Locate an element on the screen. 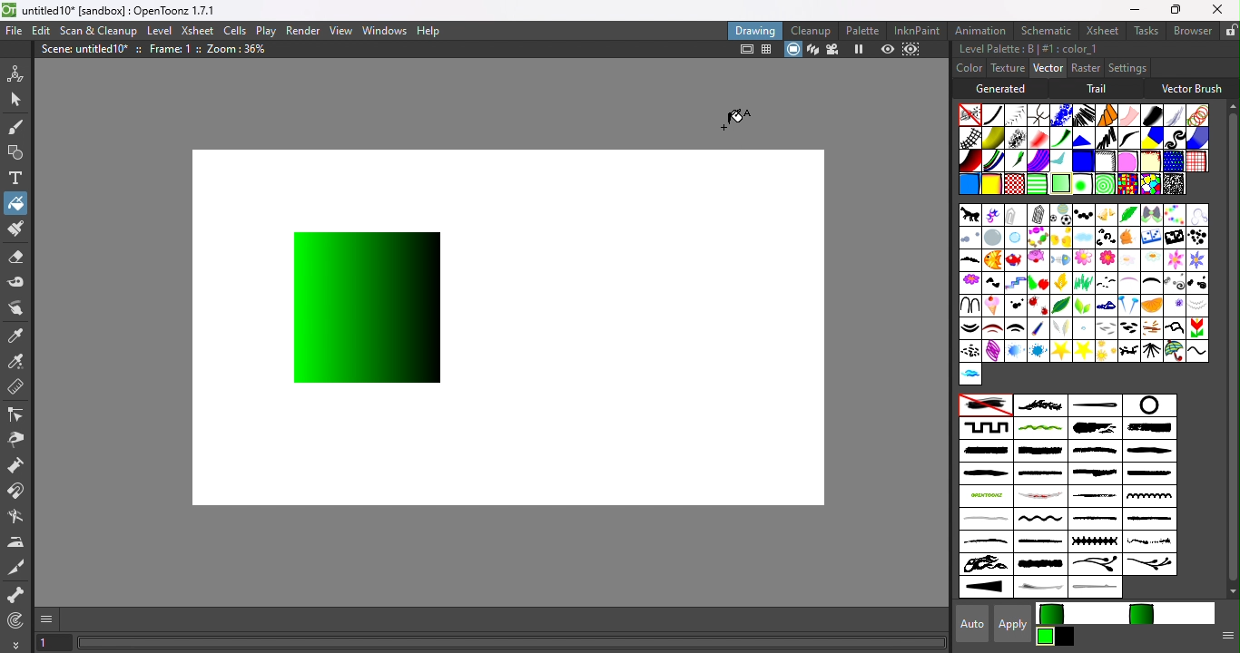 Image resolution: width=1240 pixels, height=653 pixels. Jagged is located at coordinates (1083, 137).